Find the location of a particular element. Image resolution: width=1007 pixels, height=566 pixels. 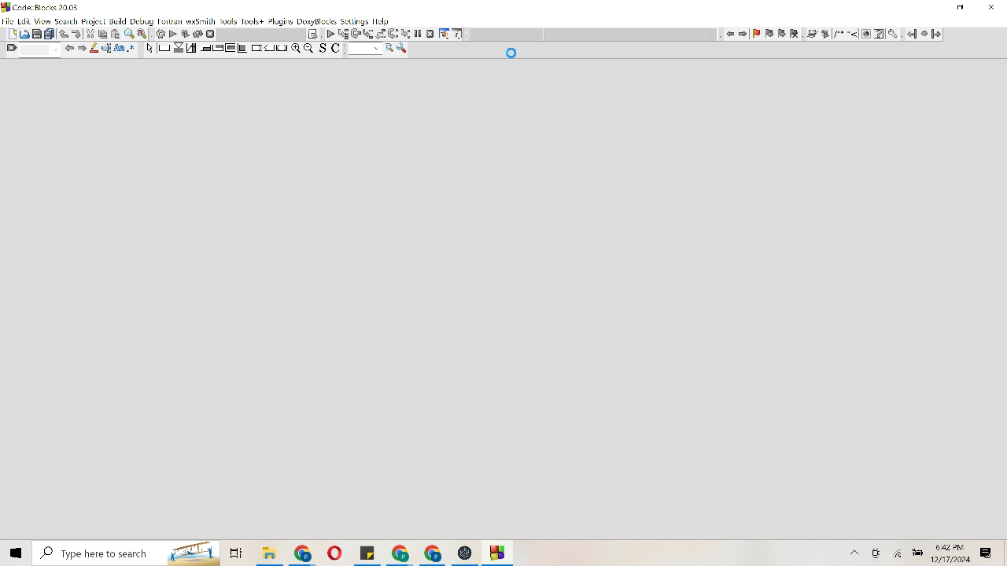

Save and copy is located at coordinates (333, 50).